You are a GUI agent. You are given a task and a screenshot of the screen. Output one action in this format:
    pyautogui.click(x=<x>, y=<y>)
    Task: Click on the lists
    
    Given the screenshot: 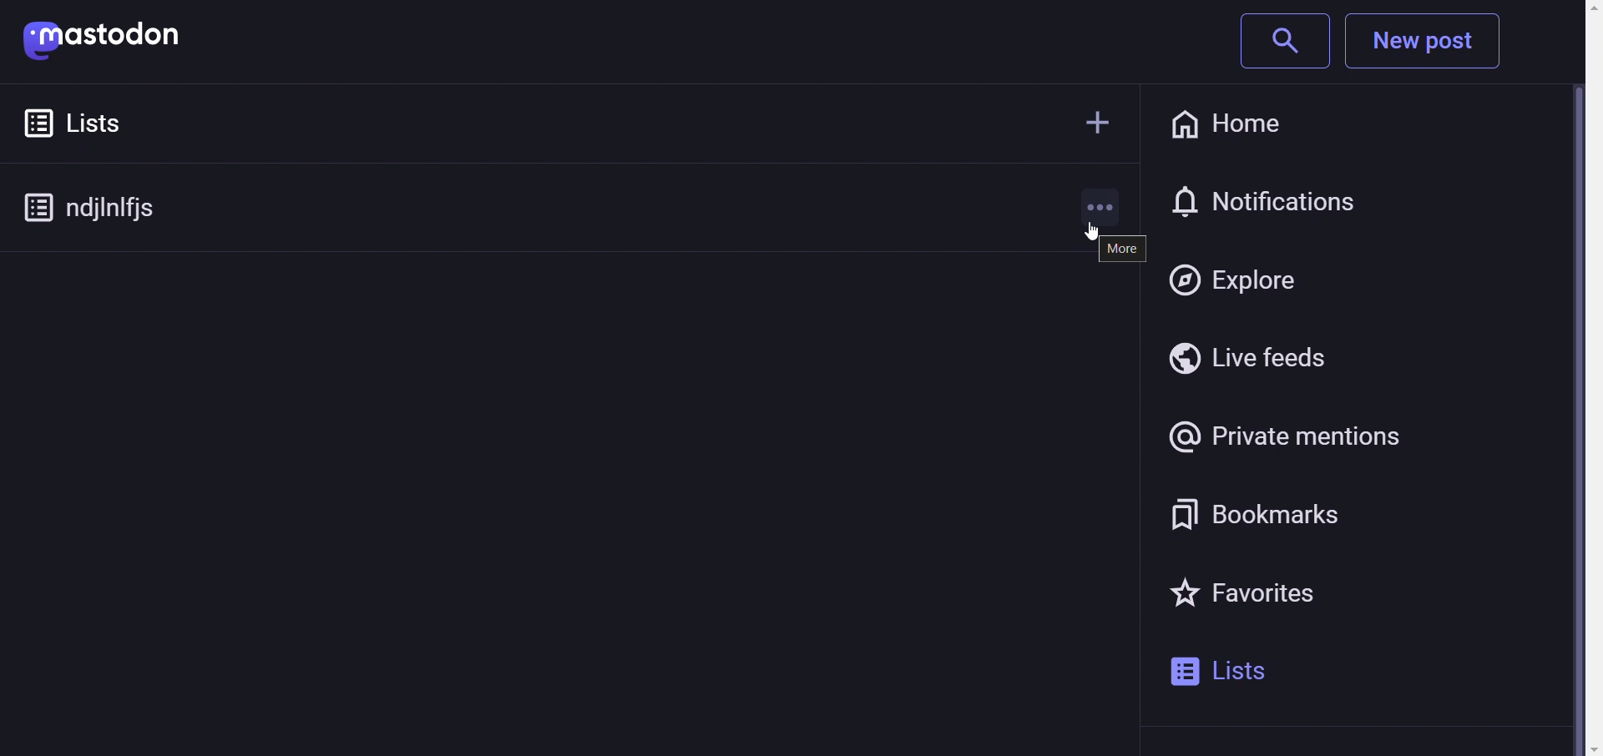 What is the action you would take?
    pyautogui.click(x=1228, y=673)
    